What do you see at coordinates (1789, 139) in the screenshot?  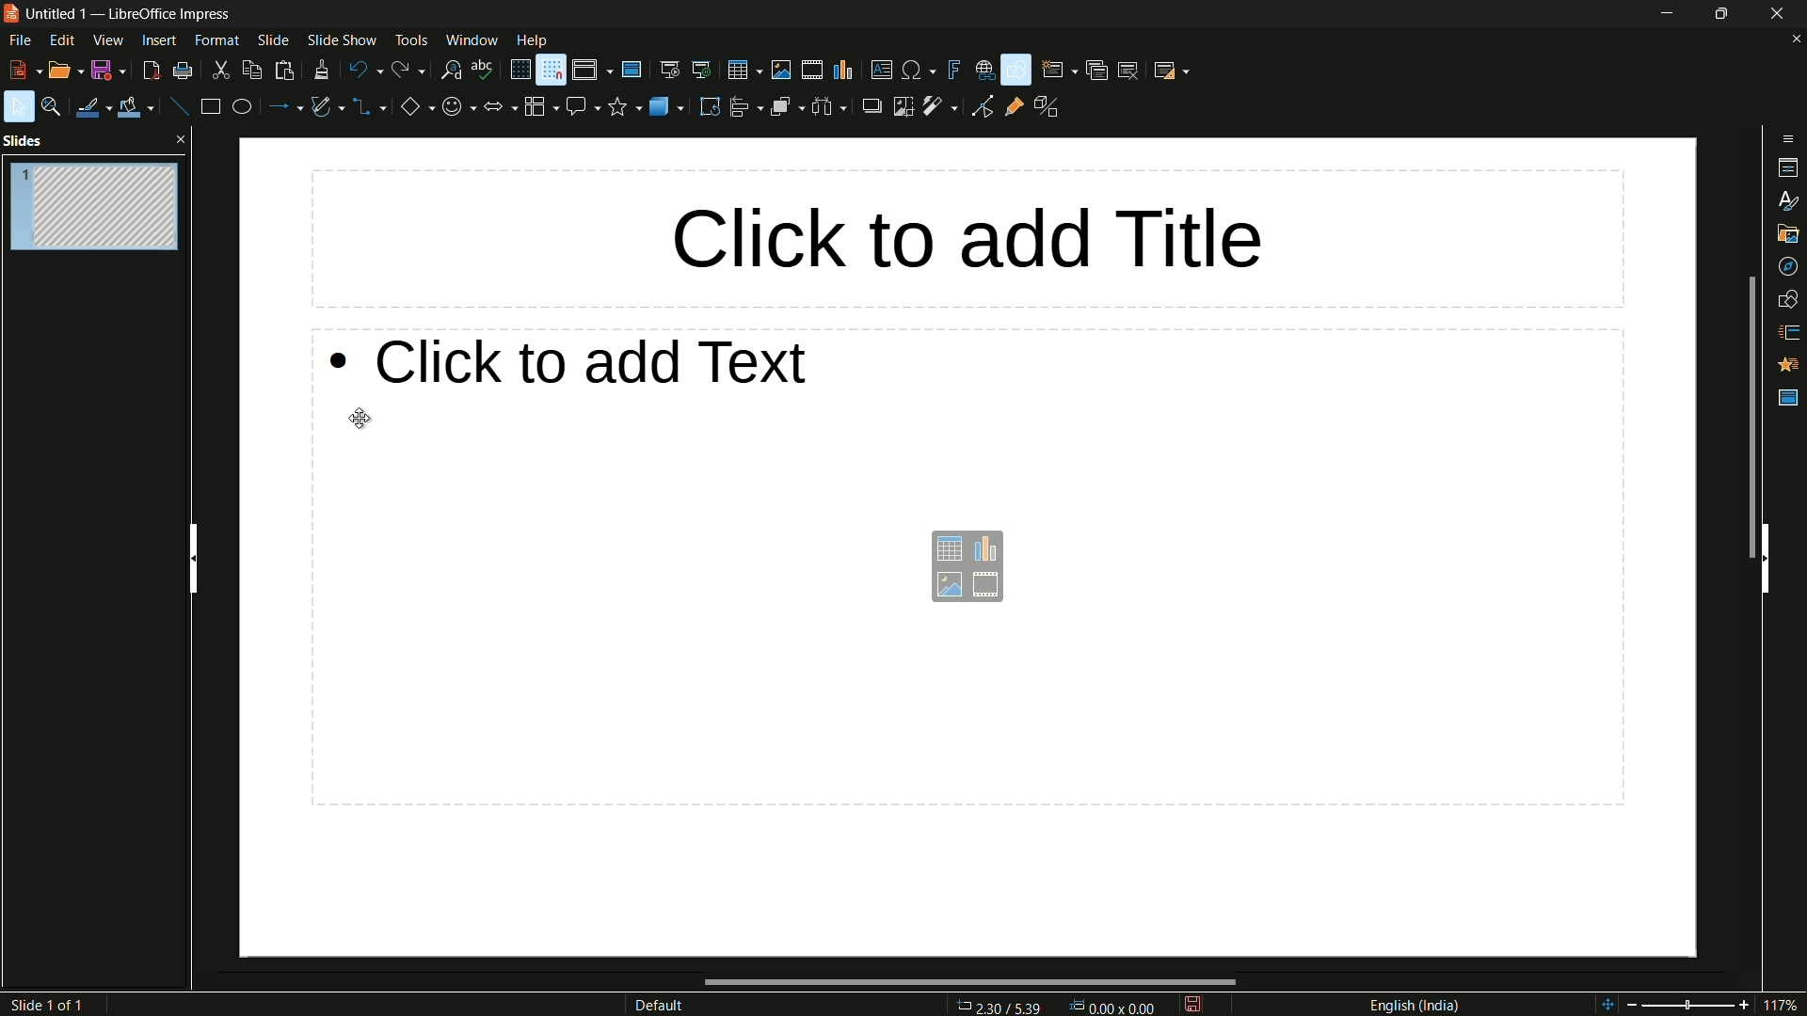 I see `sidebar settings` at bounding box center [1789, 139].